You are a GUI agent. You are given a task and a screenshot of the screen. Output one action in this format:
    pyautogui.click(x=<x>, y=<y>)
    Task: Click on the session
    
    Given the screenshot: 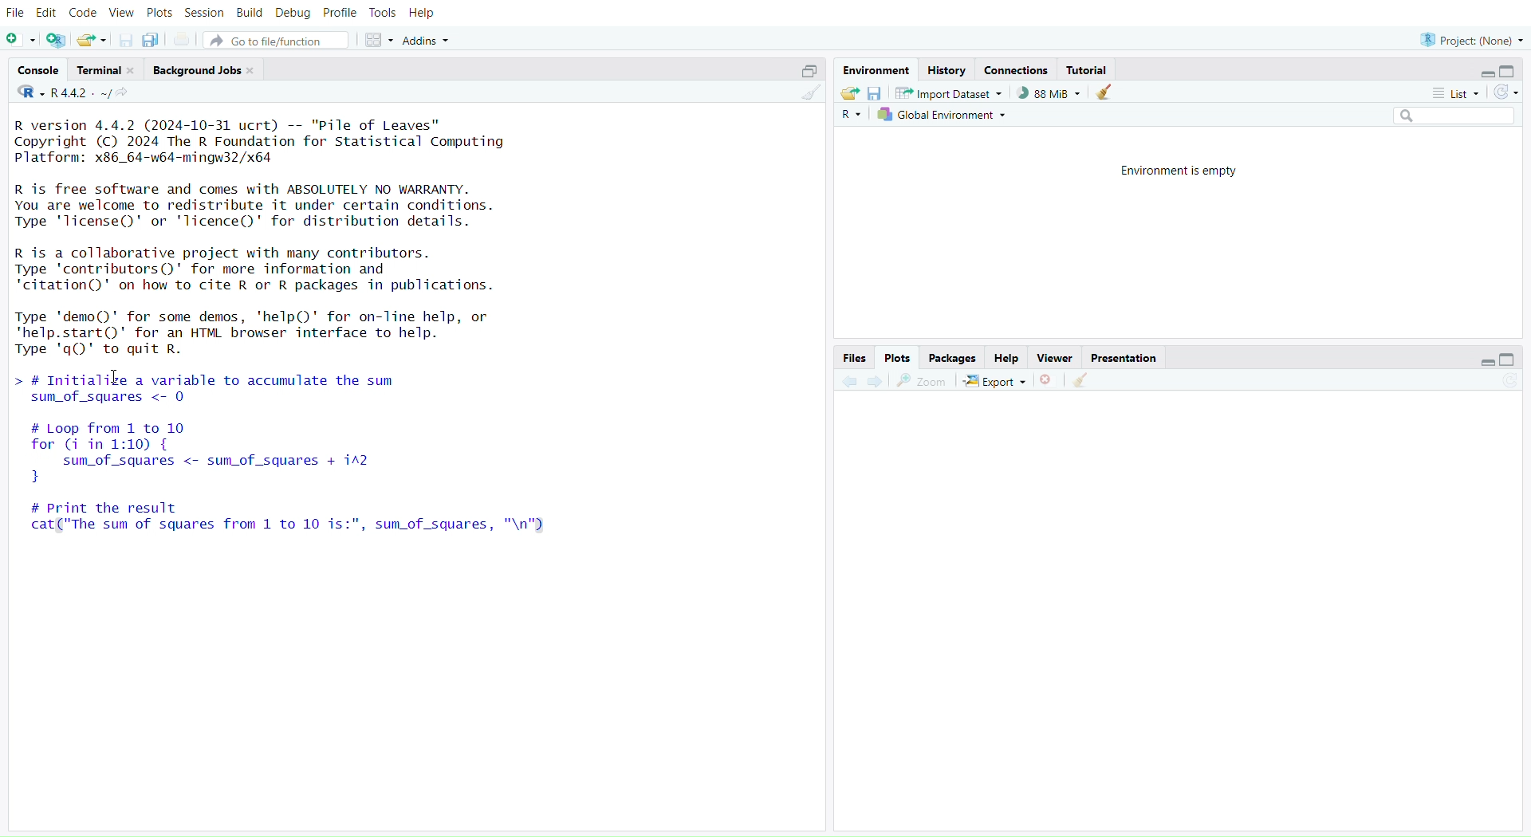 What is the action you would take?
    pyautogui.click(x=204, y=11)
    